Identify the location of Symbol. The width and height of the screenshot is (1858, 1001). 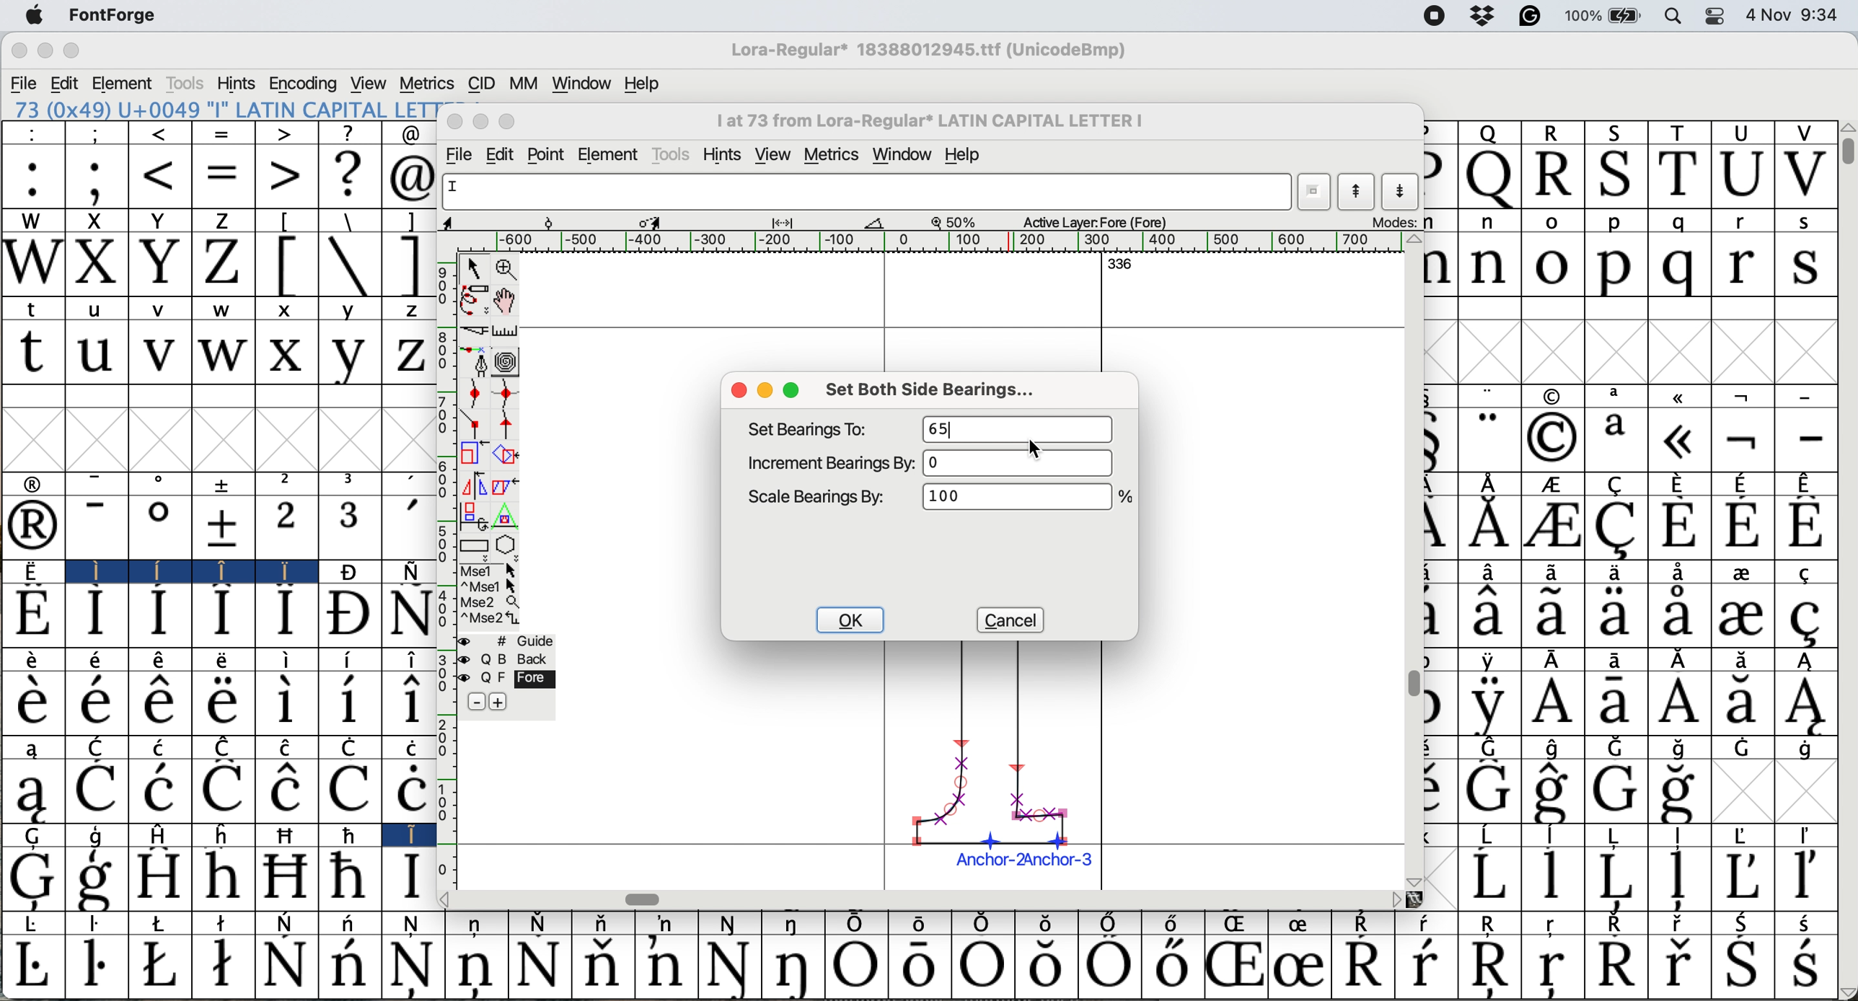
(1810, 835).